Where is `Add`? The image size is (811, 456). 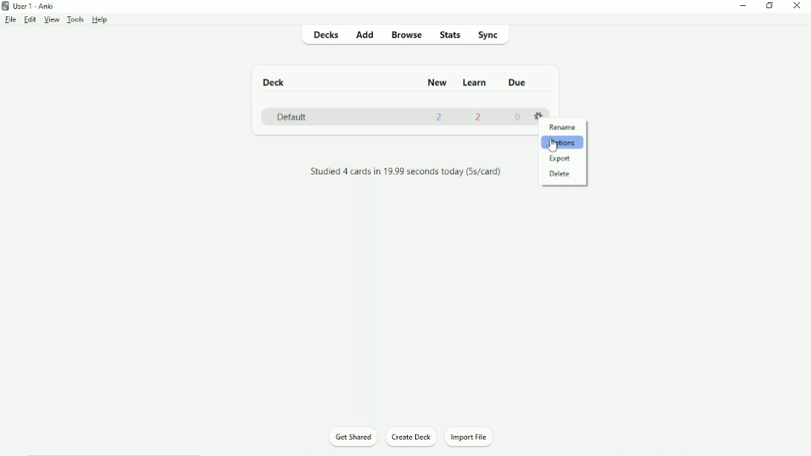 Add is located at coordinates (363, 34).